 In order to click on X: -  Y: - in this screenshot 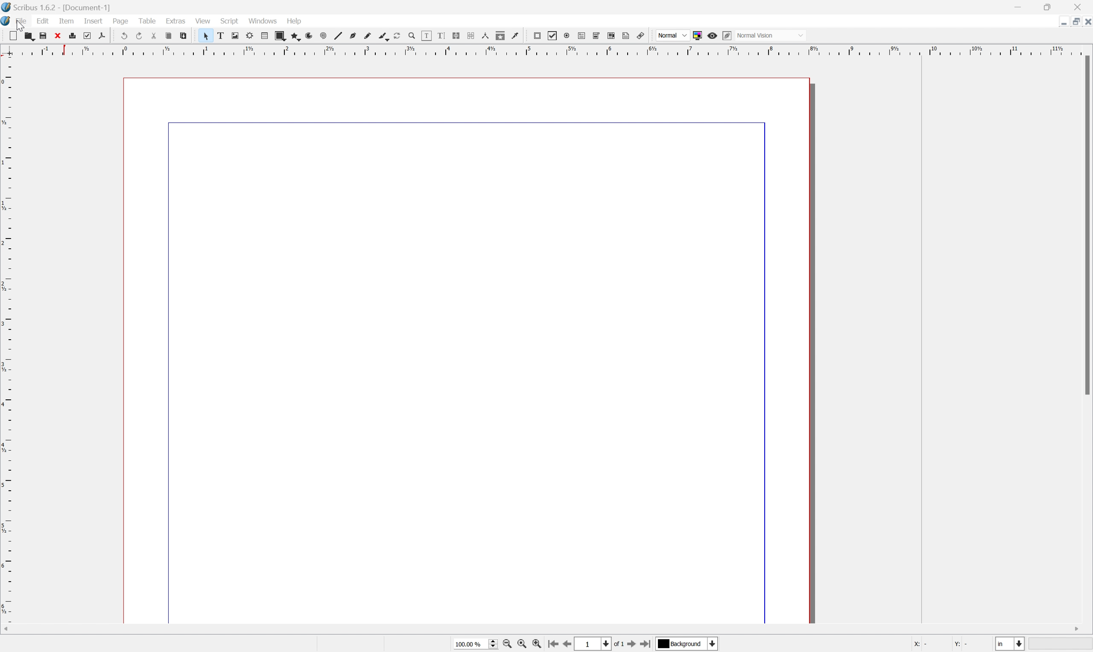, I will do `click(940, 644)`.